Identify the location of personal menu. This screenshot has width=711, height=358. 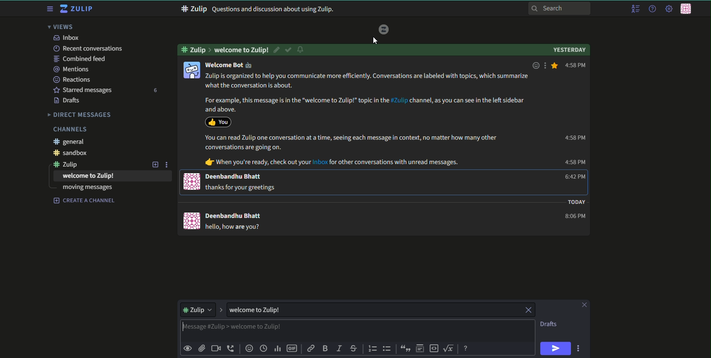
(687, 10).